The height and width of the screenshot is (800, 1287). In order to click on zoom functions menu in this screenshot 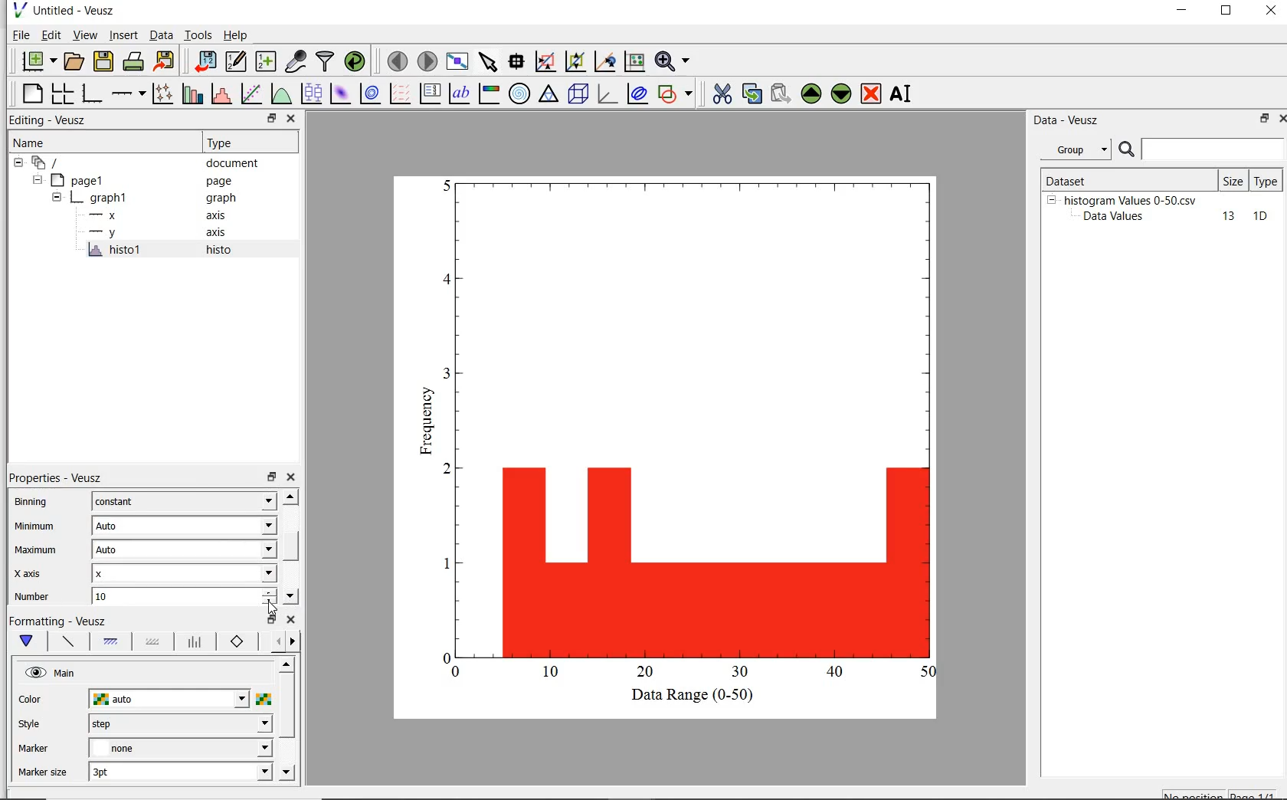, I will do `click(673, 61)`.